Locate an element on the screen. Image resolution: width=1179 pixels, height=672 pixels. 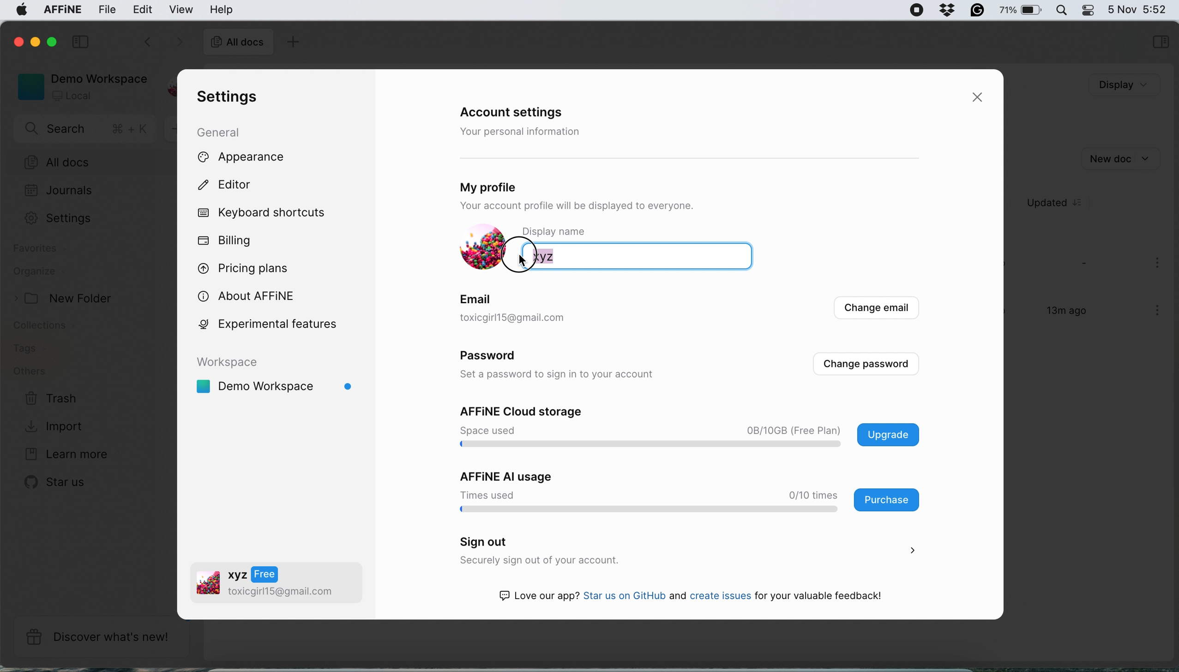
screen recorder is located at coordinates (911, 10).